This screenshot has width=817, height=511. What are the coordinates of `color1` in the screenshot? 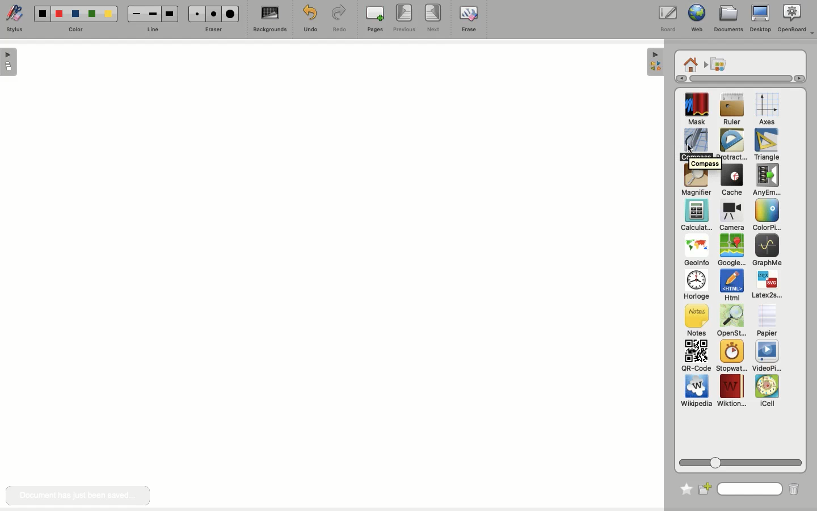 It's located at (41, 12).